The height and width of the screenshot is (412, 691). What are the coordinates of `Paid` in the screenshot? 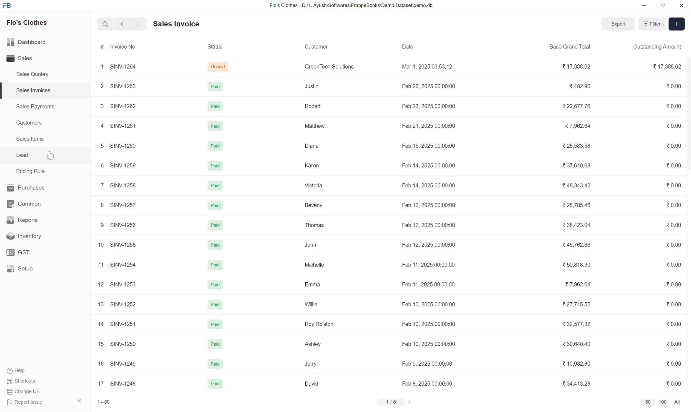 It's located at (216, 345).